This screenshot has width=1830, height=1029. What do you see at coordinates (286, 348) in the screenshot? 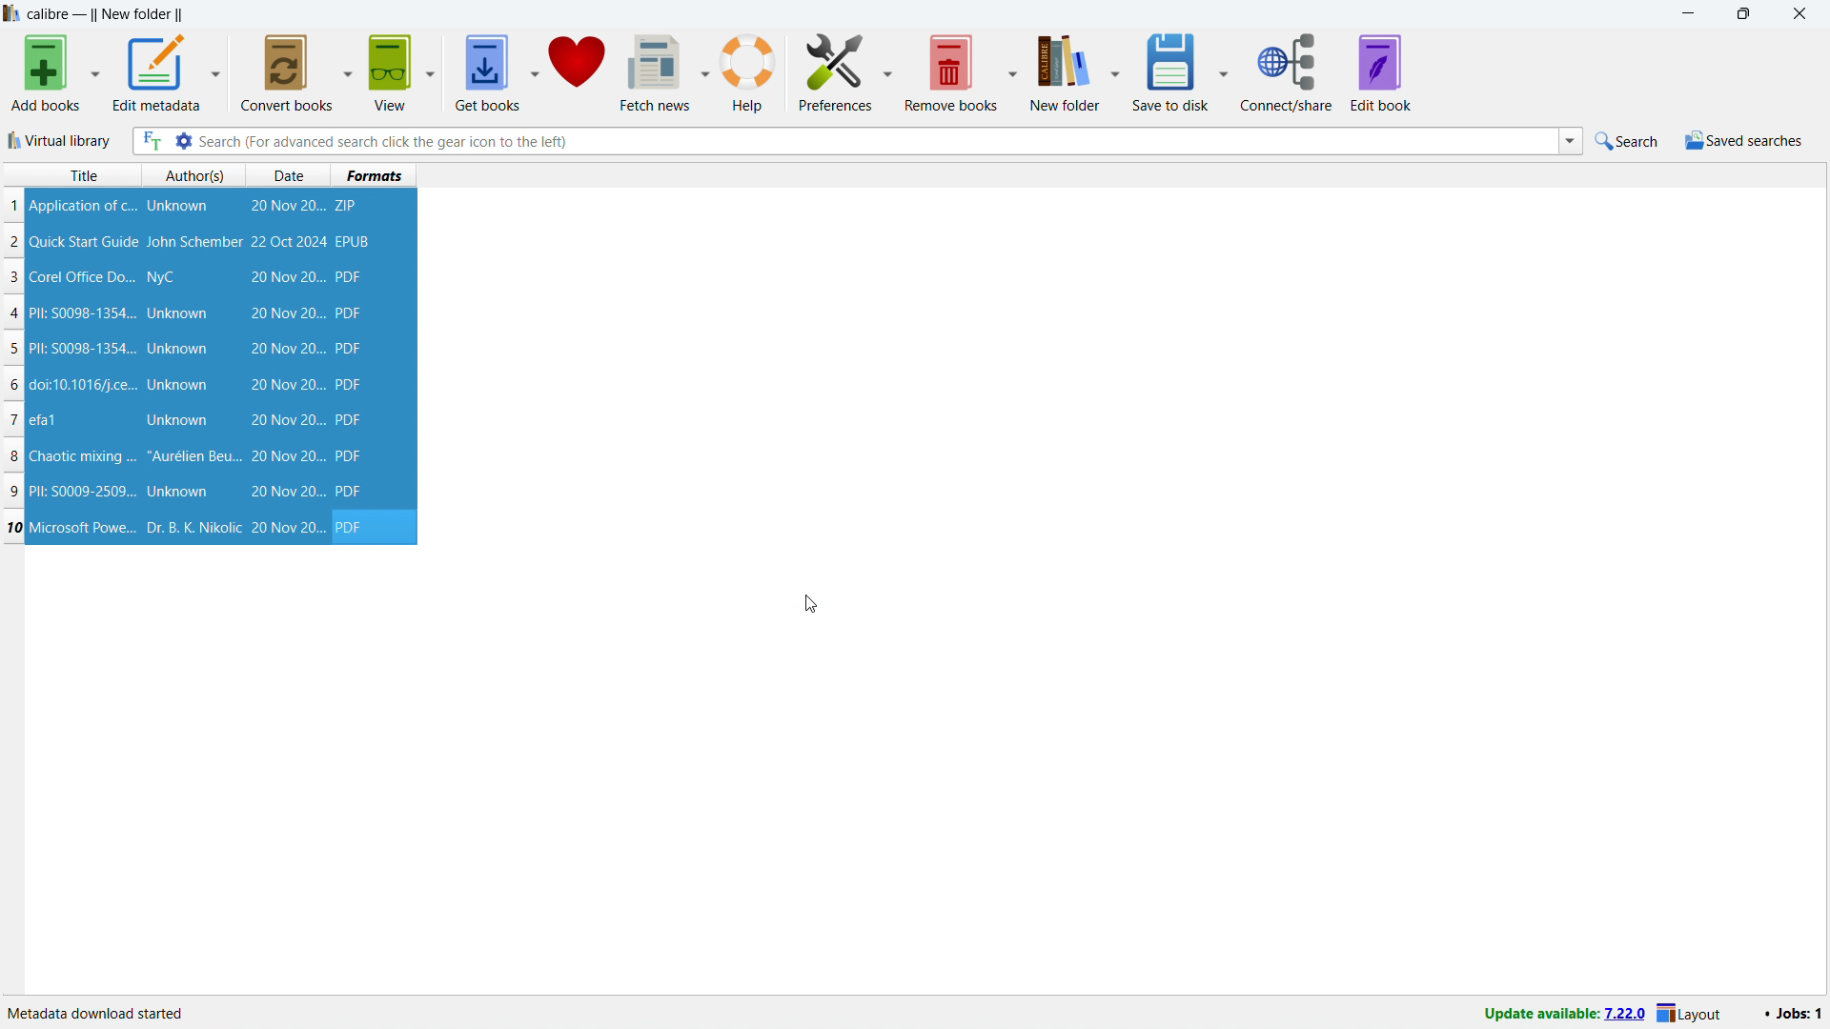
I see `20 Nov 20...` at bounding box center [286, 348].